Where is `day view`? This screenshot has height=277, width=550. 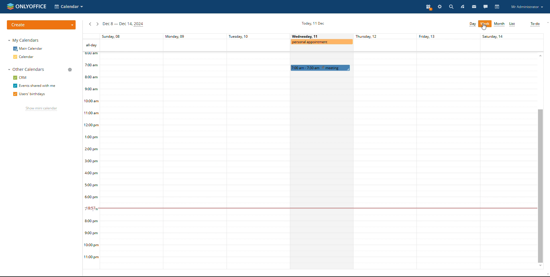 day view is located at coordinates (473, 25).